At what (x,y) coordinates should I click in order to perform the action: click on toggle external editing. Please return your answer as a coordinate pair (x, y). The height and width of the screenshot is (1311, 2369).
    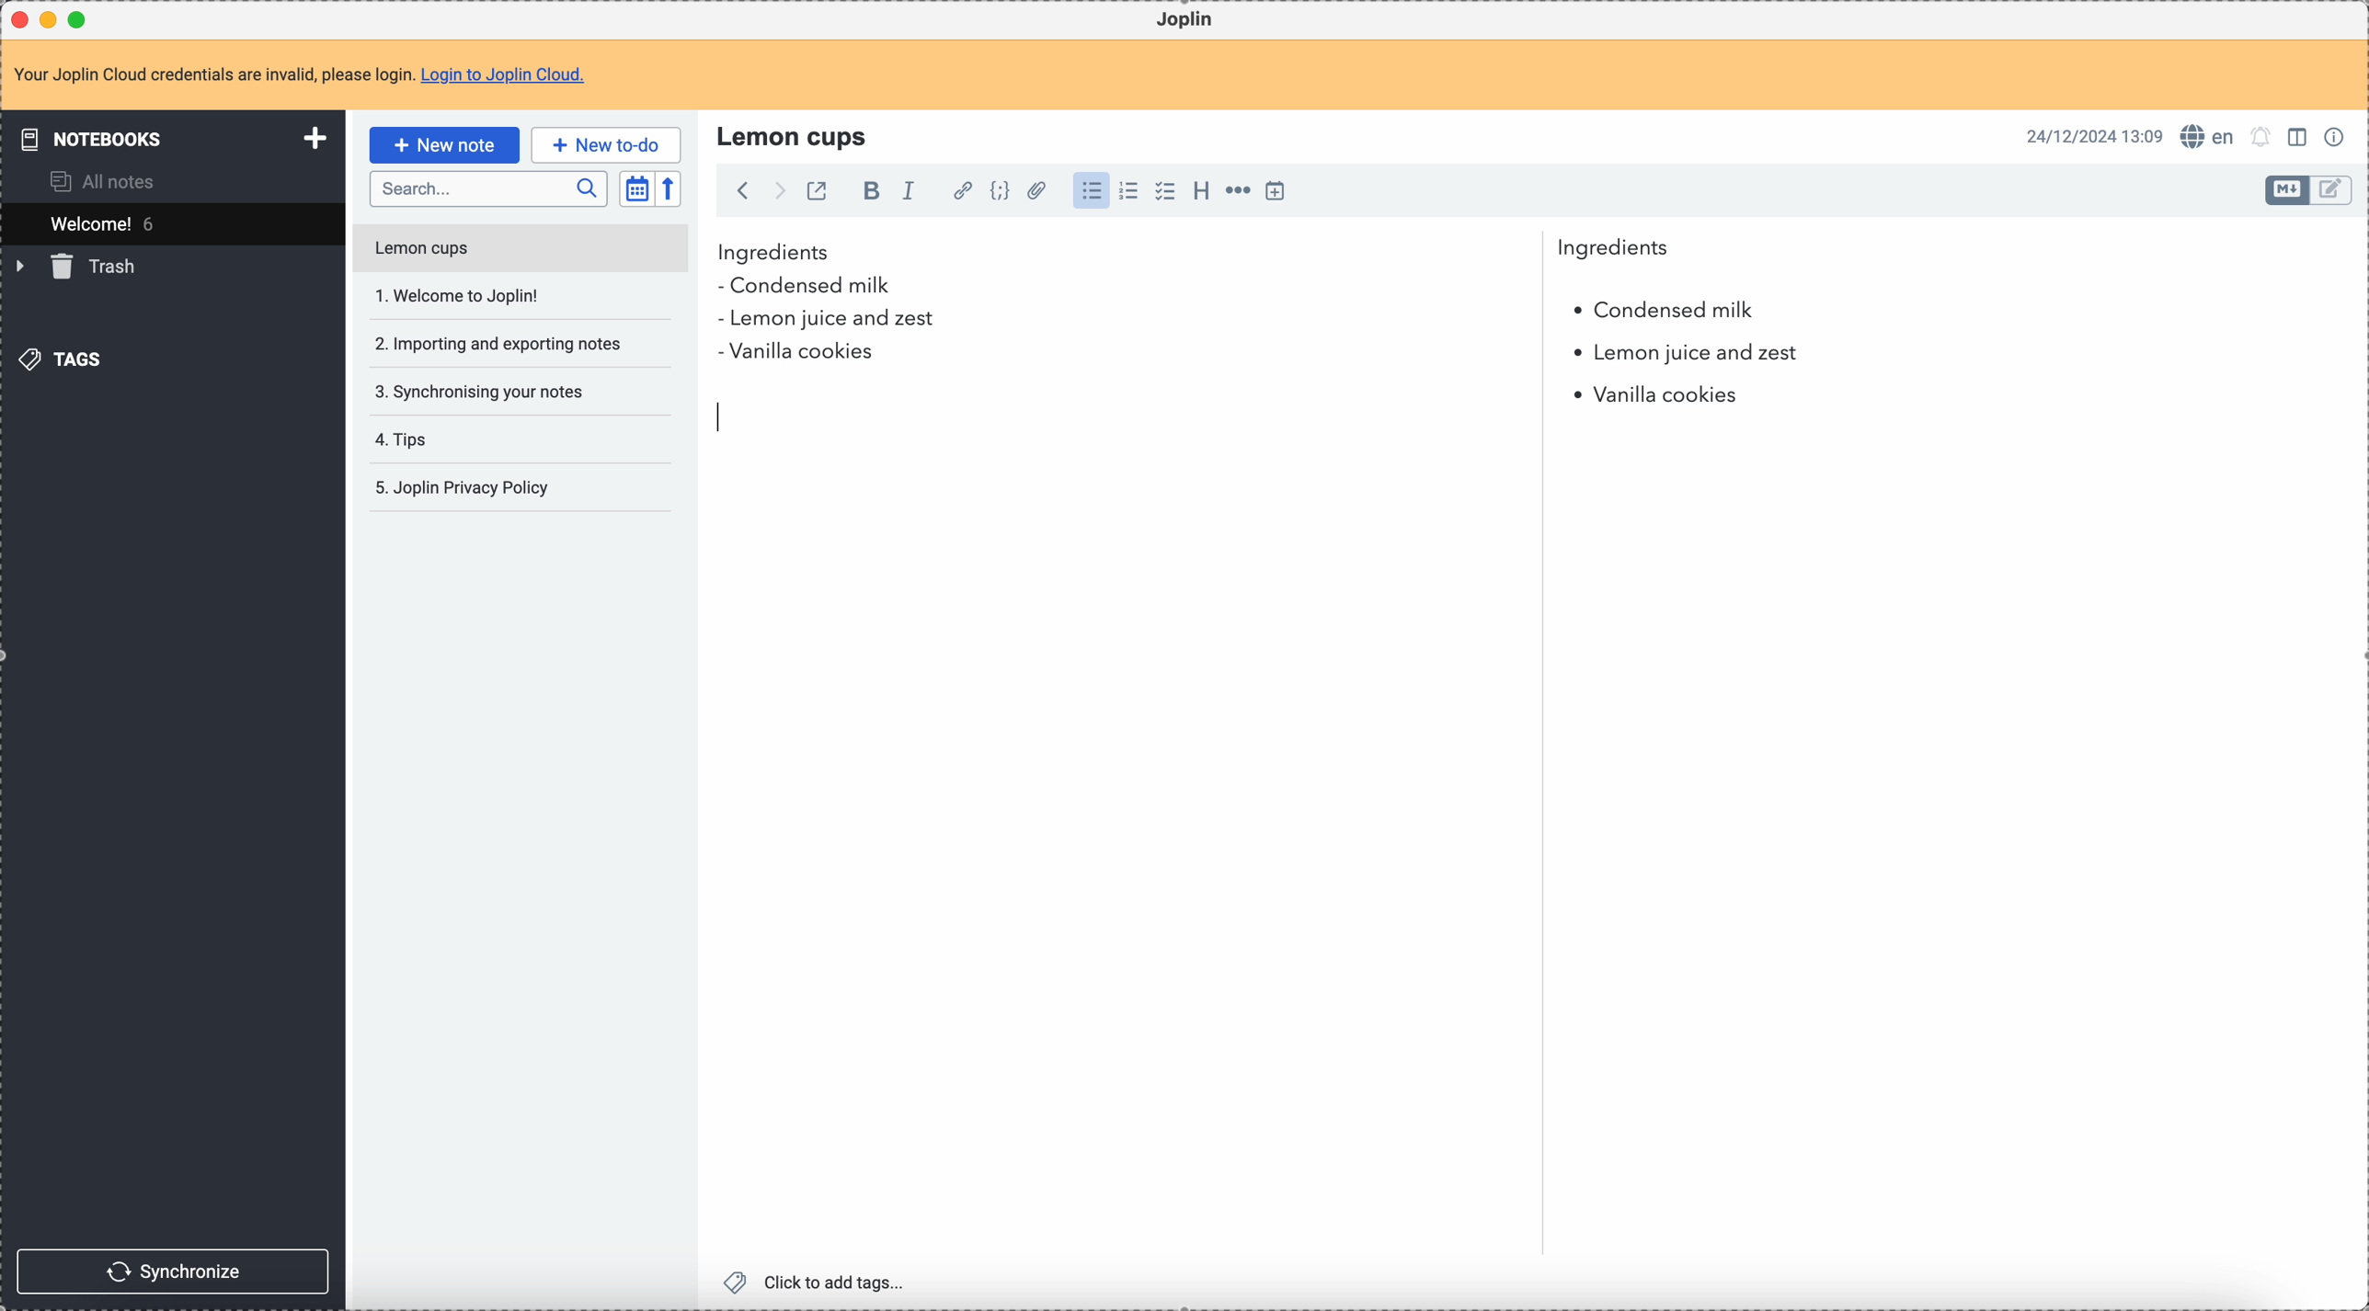
    Looking at the image, I should click on (815, 194).